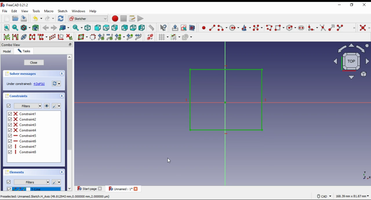 The height and width of the screenshot is (200, 371). I want to click on stop macro recording, so click(123, 18).